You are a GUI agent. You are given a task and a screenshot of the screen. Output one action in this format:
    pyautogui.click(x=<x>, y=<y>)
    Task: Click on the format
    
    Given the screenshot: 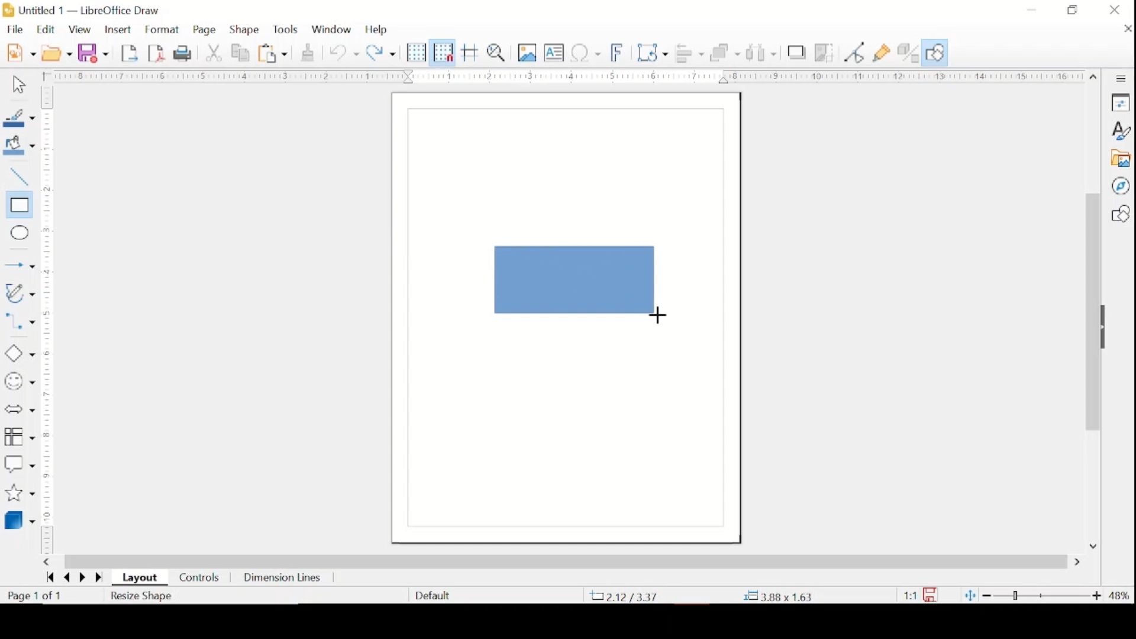 What is the action you would take?
    pyautogui.click(x=163, y=30)
    